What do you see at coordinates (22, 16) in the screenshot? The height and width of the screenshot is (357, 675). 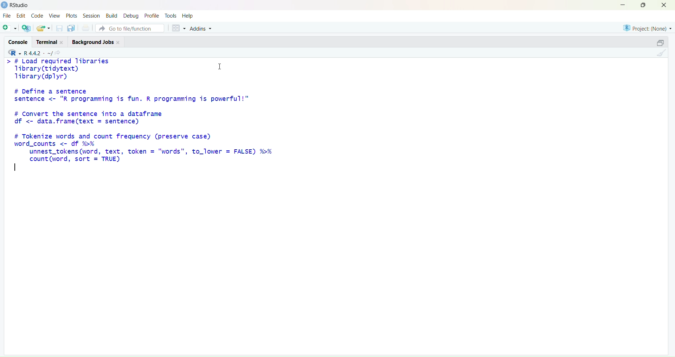 I see `Edit` at bounding box center [22, 16].